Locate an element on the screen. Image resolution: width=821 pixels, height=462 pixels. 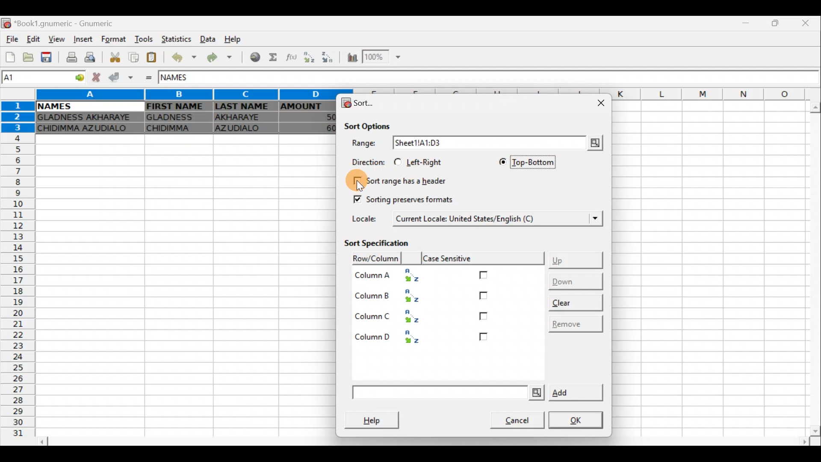
Sort Descending order is located at coordinates (326, 57).